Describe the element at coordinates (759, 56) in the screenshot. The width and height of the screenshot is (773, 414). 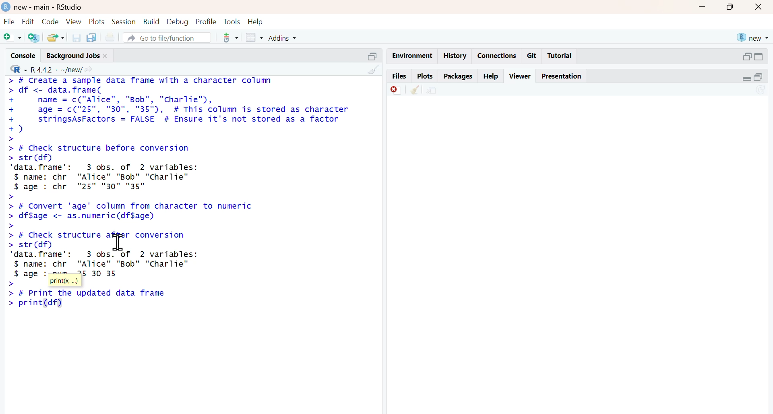
I see `expand/collapse` at that location.